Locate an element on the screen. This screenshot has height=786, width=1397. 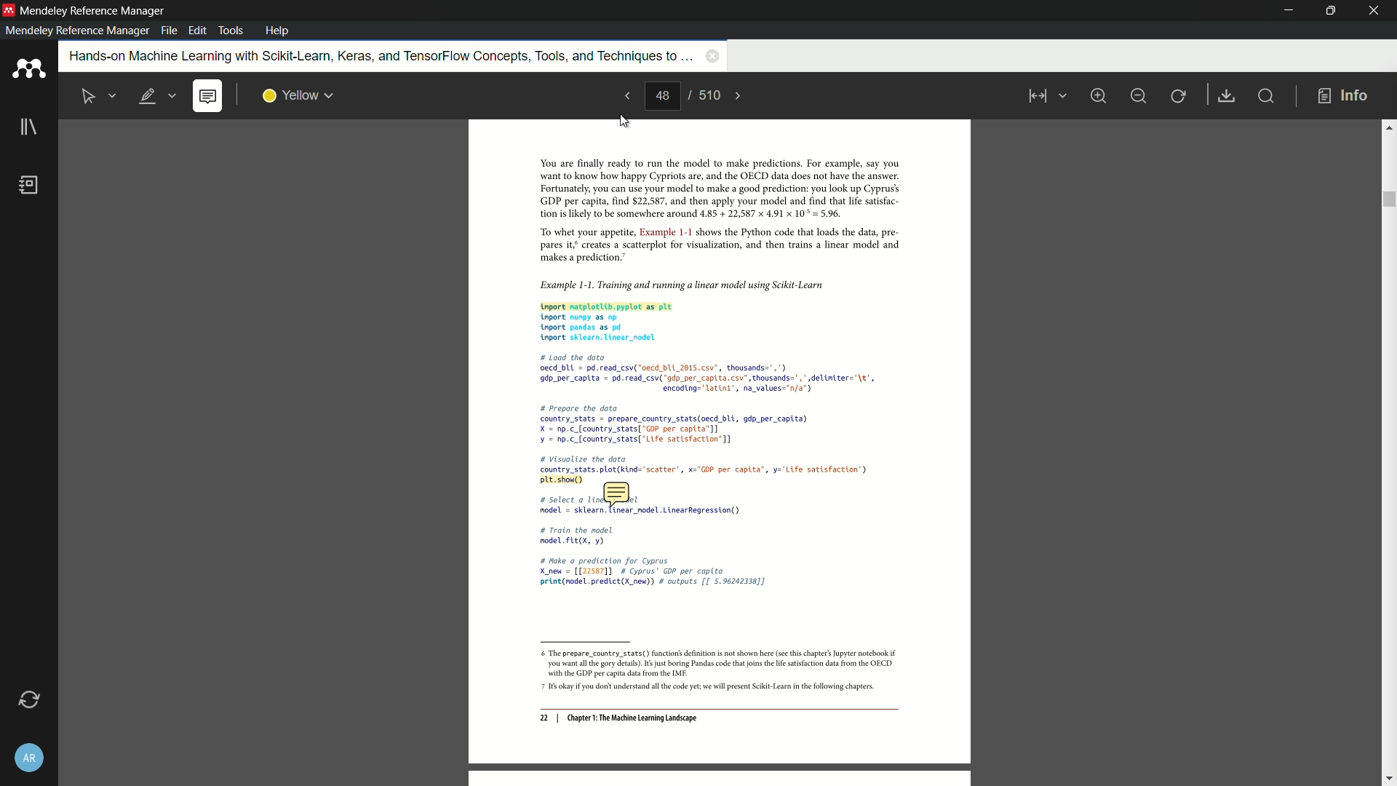
book is located at coordinates (30, 185).